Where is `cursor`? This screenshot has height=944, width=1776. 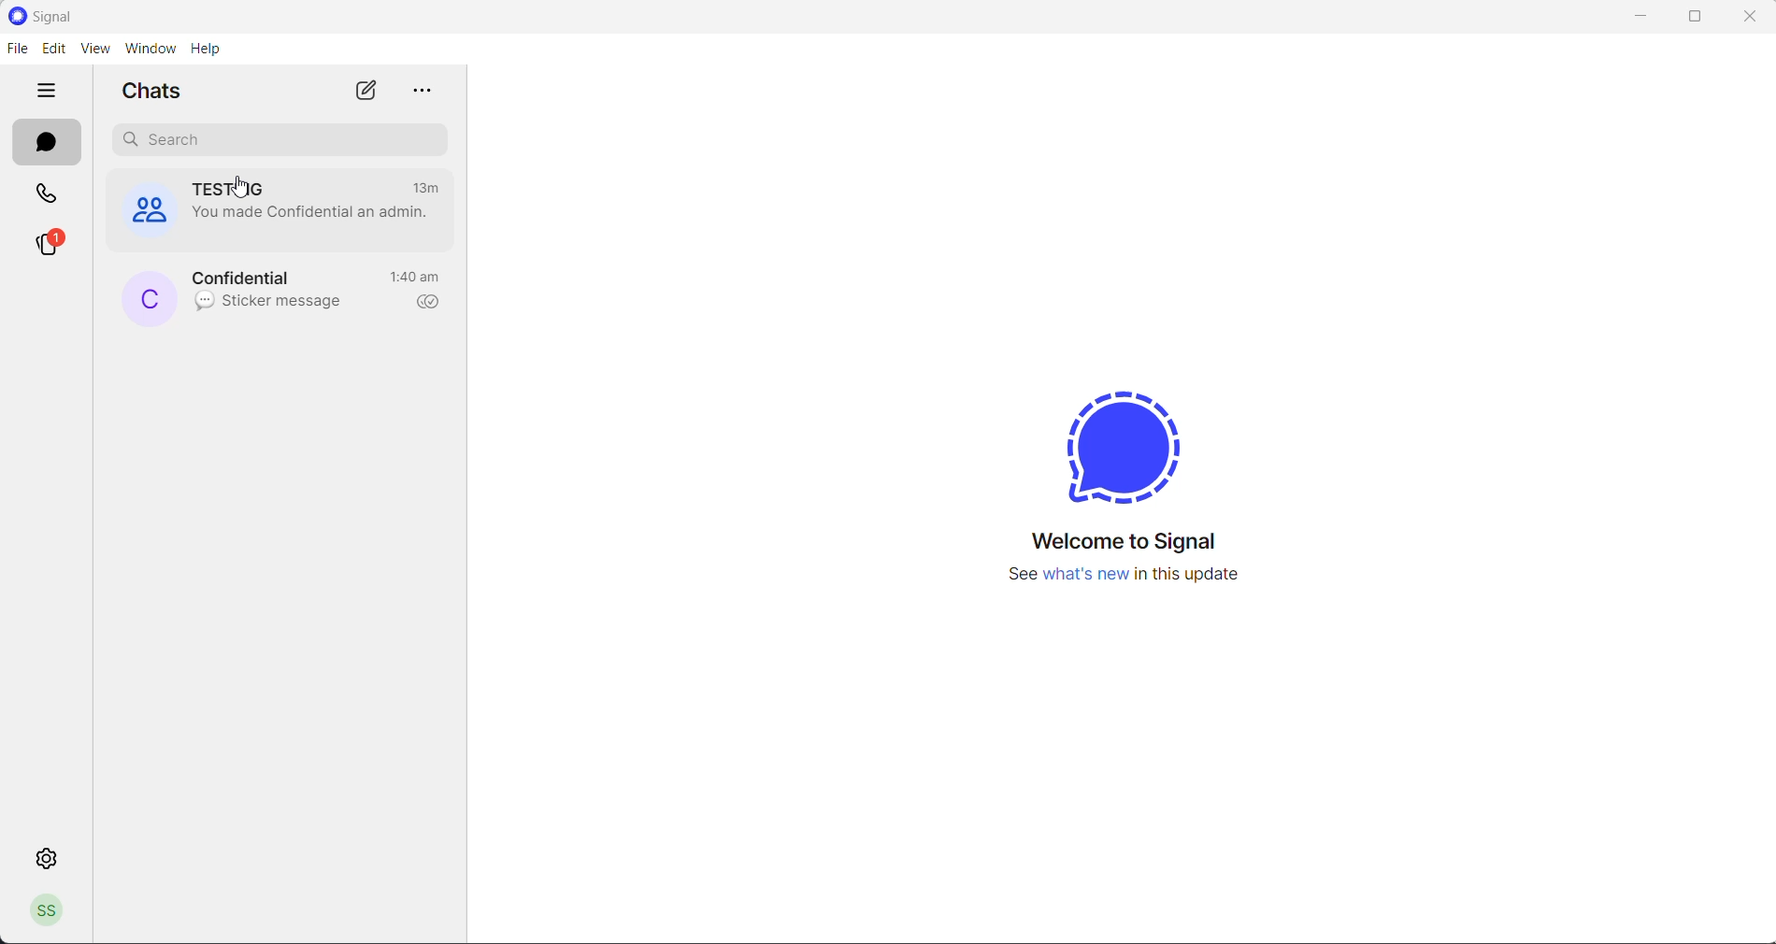
cursor is located at coordinates (245, 188).